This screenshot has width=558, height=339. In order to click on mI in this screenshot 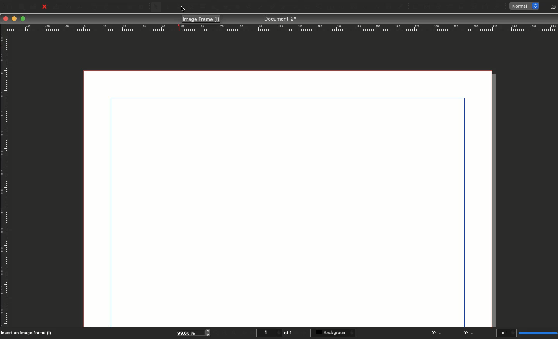, I will do `click(506, 334)`.